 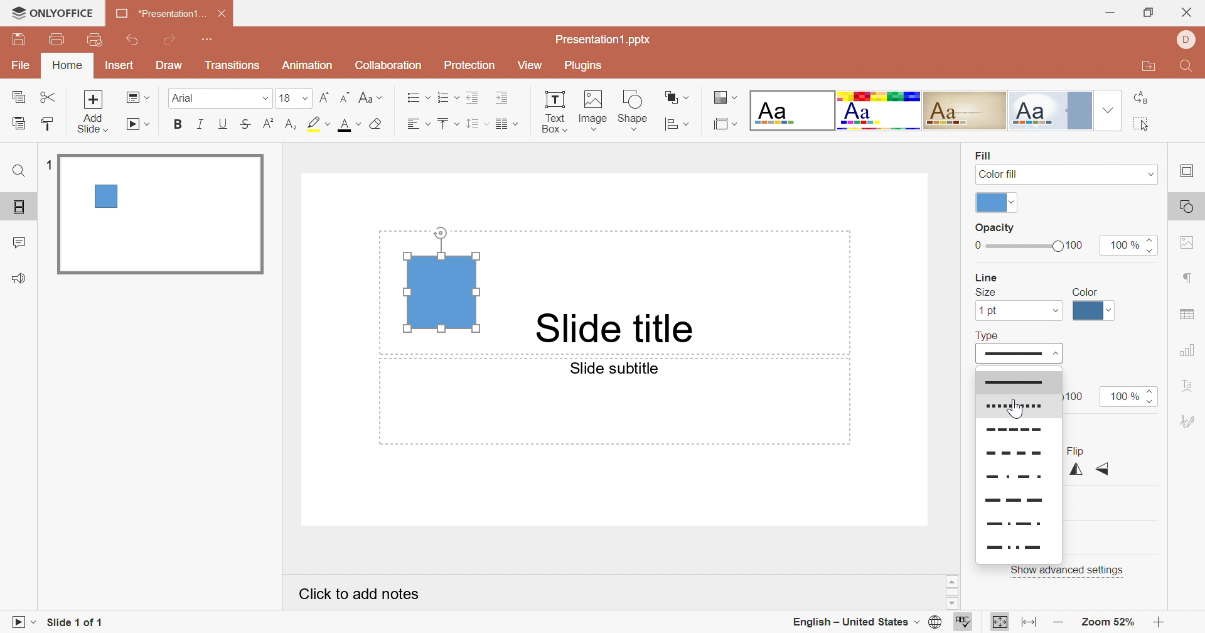 I want to click on Flip Horizontally, so click(x=1073, y=471).